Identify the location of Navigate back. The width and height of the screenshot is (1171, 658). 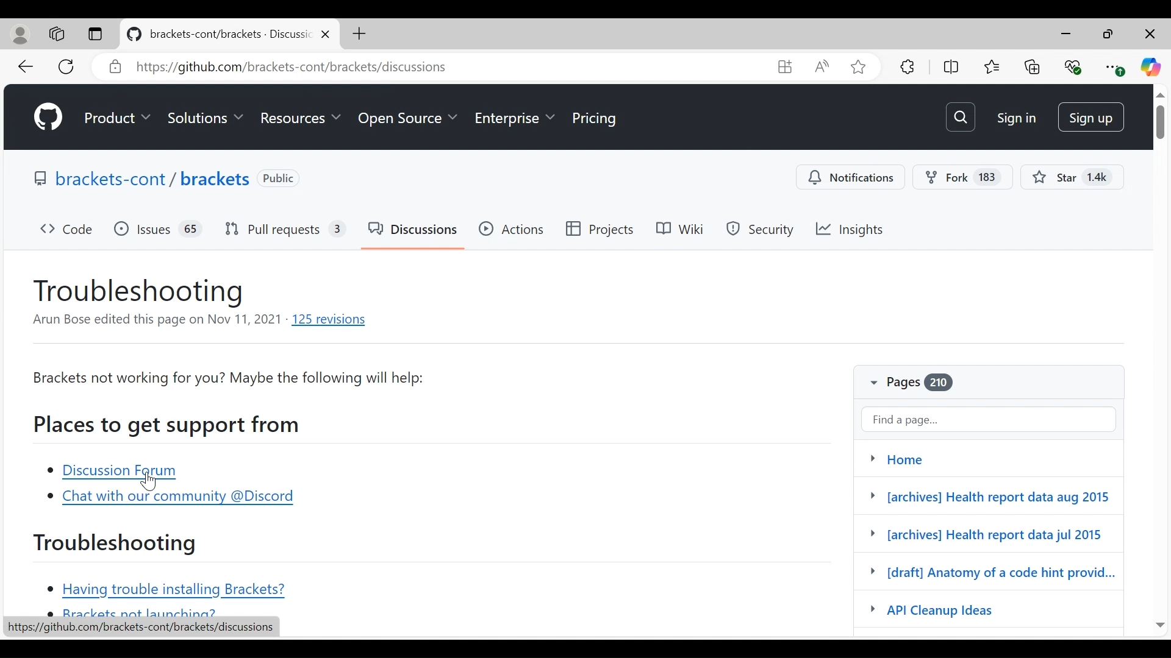
(27, 67).